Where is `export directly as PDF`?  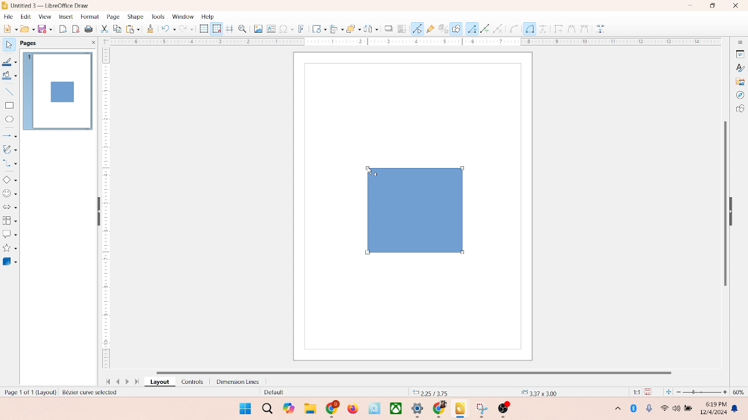 export directly as PDF is located at coordinates (77, 29).